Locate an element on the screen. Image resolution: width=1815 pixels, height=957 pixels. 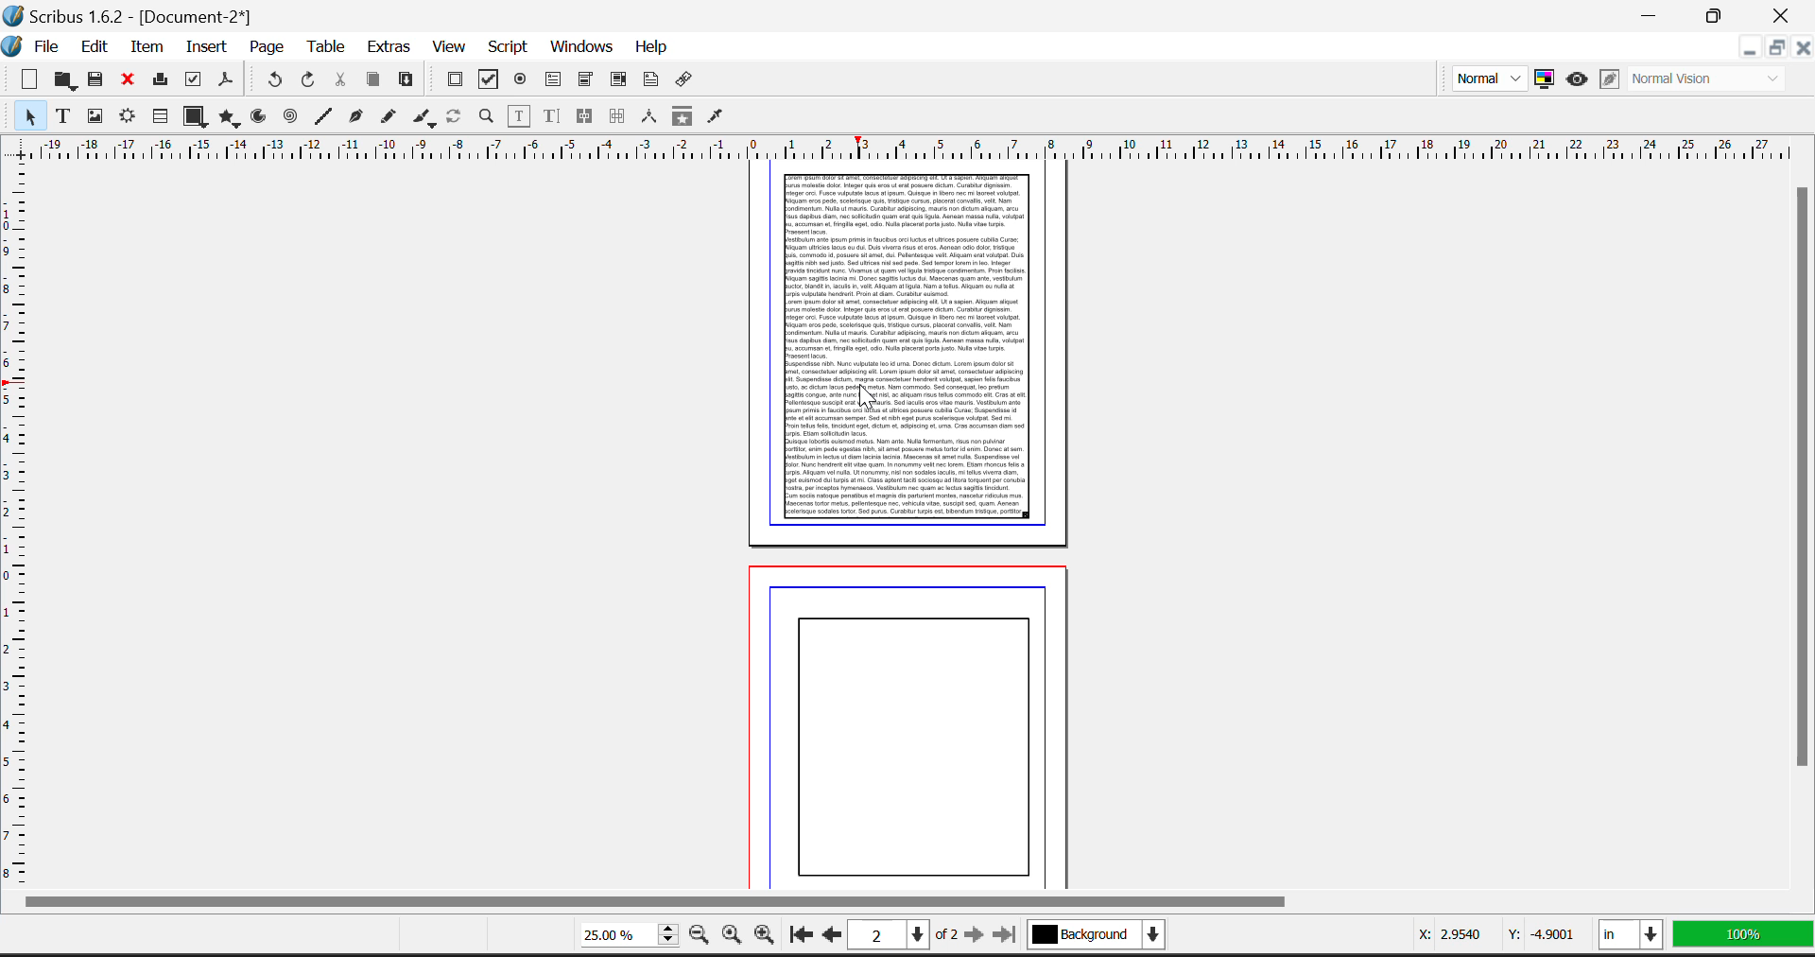
Copy Item Properties is located at coordinates (682, 117).